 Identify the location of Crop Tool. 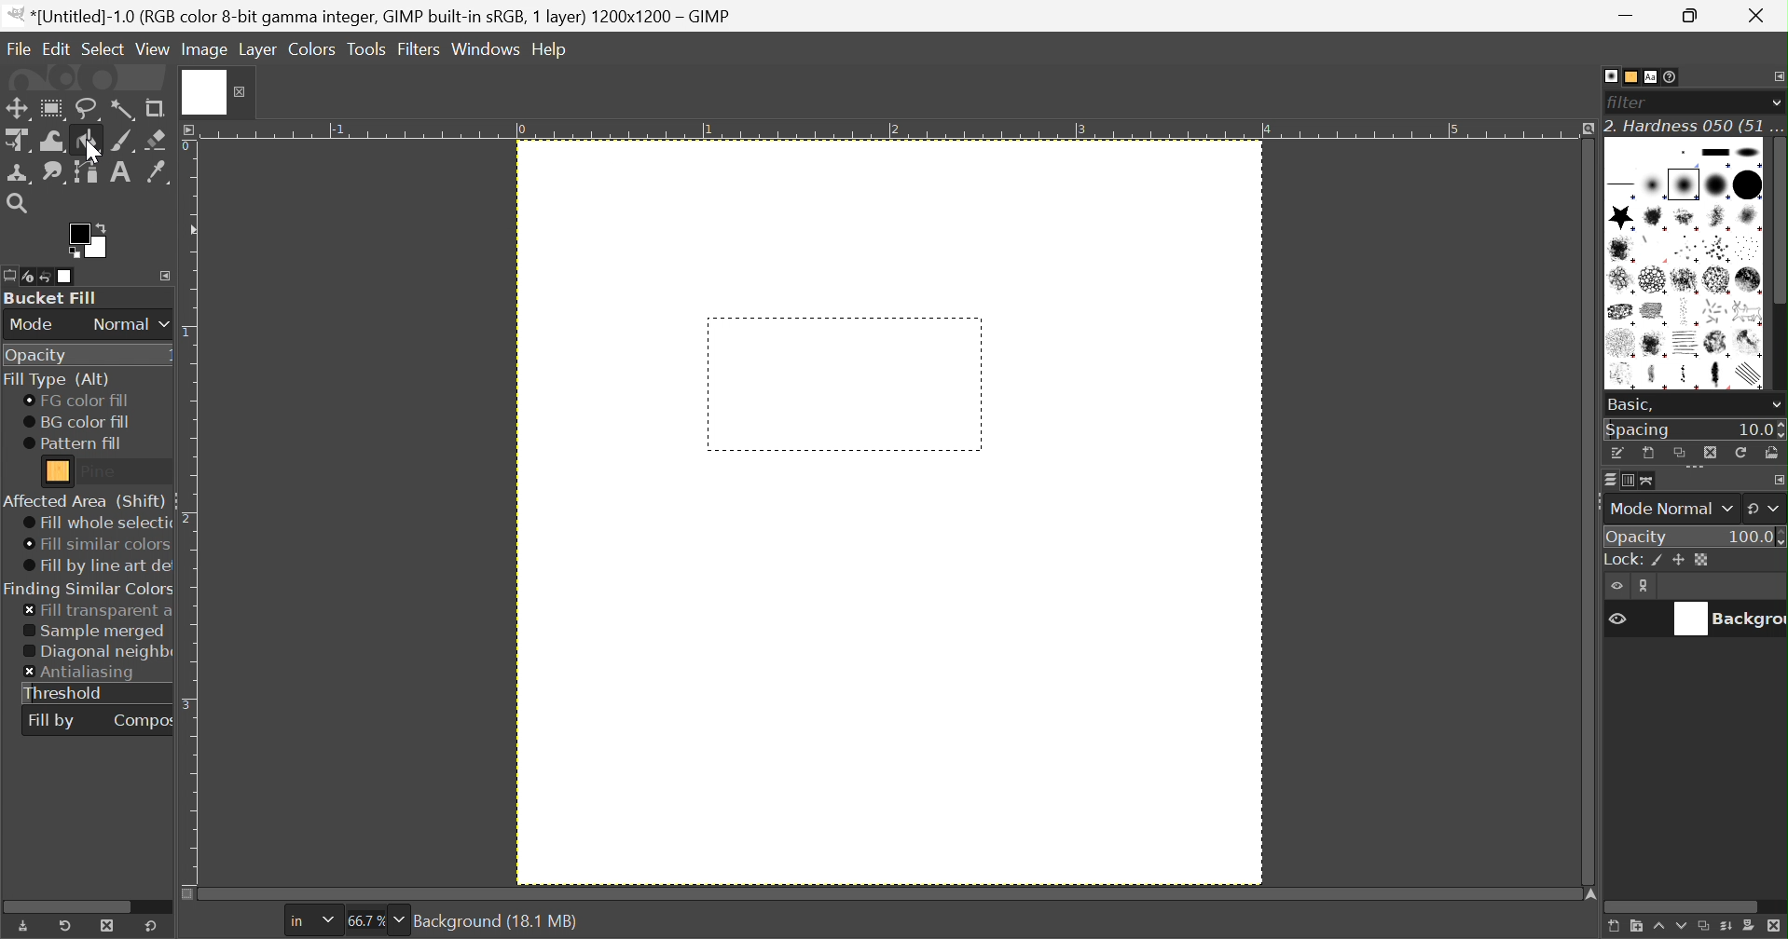
(155, 109).